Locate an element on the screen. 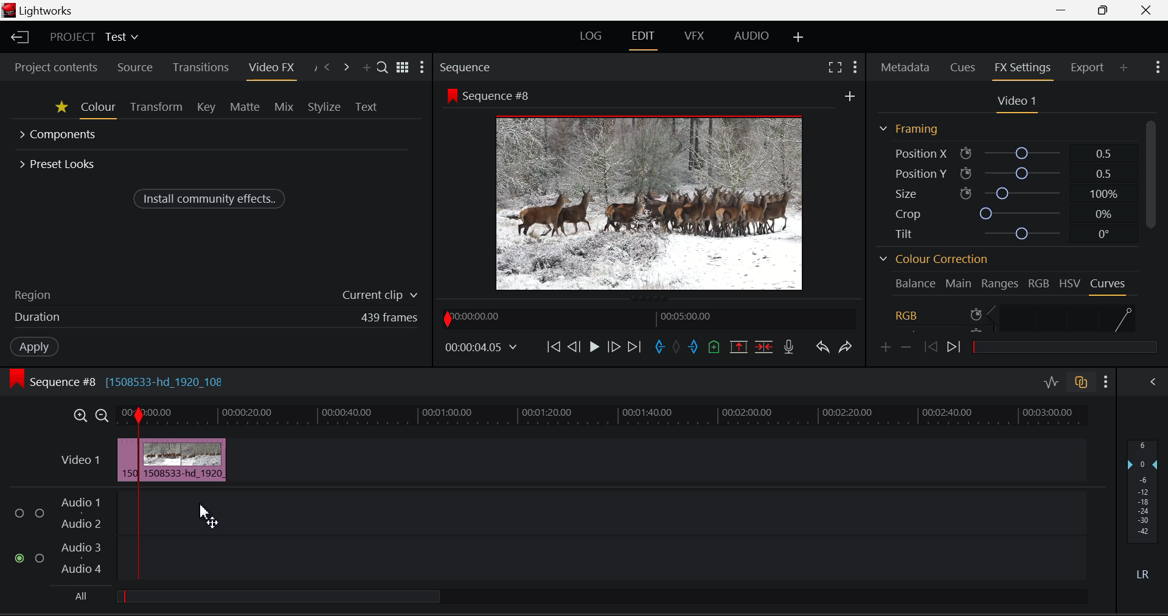 This screenshot has height=616, width=1168. Go Back is located at coordinates (575, 348).